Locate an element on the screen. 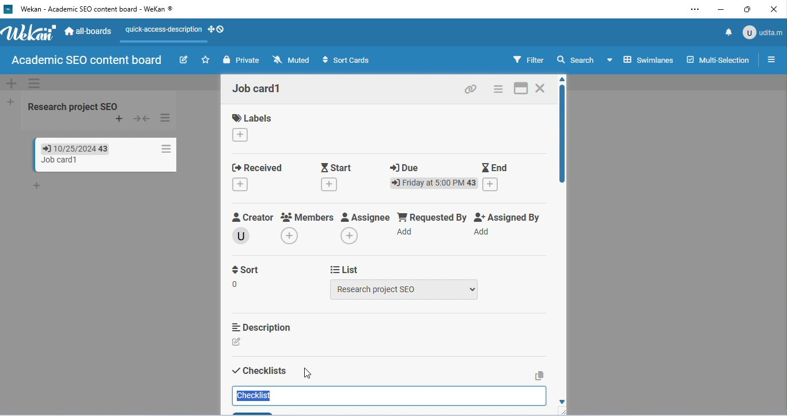 This screenshot has height=416, width=787. add description is located at coordinates (239, 342).